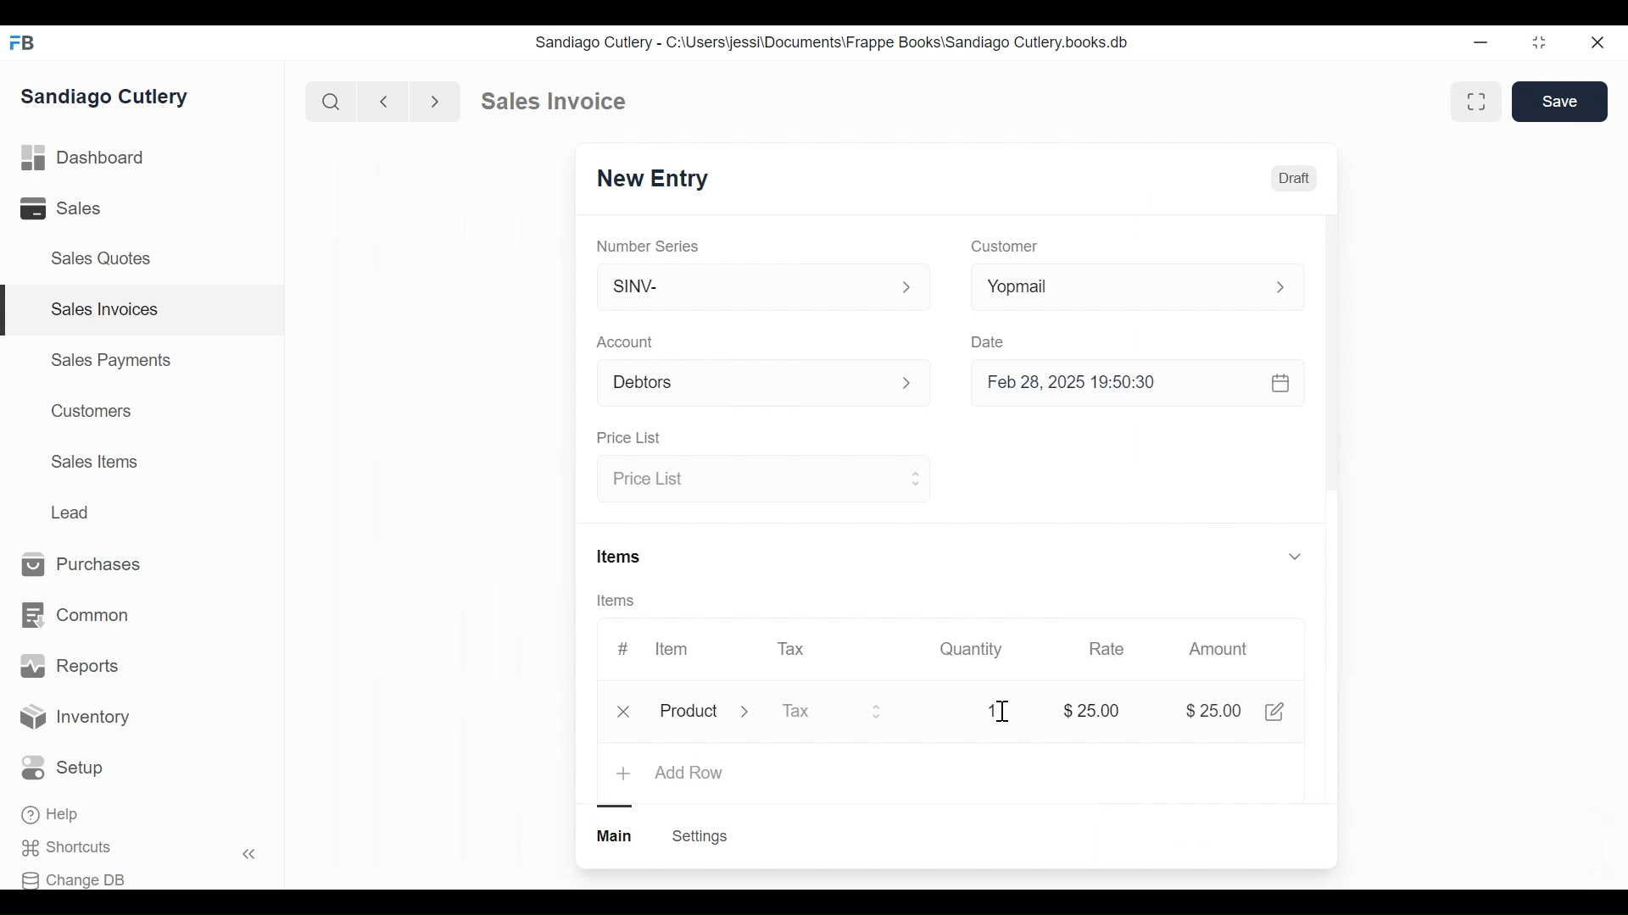 This screenshot has height=915, width=1628. Describe the element at coordinates (109, 360) in the screenshot. I see `Sales Payments` at that location.